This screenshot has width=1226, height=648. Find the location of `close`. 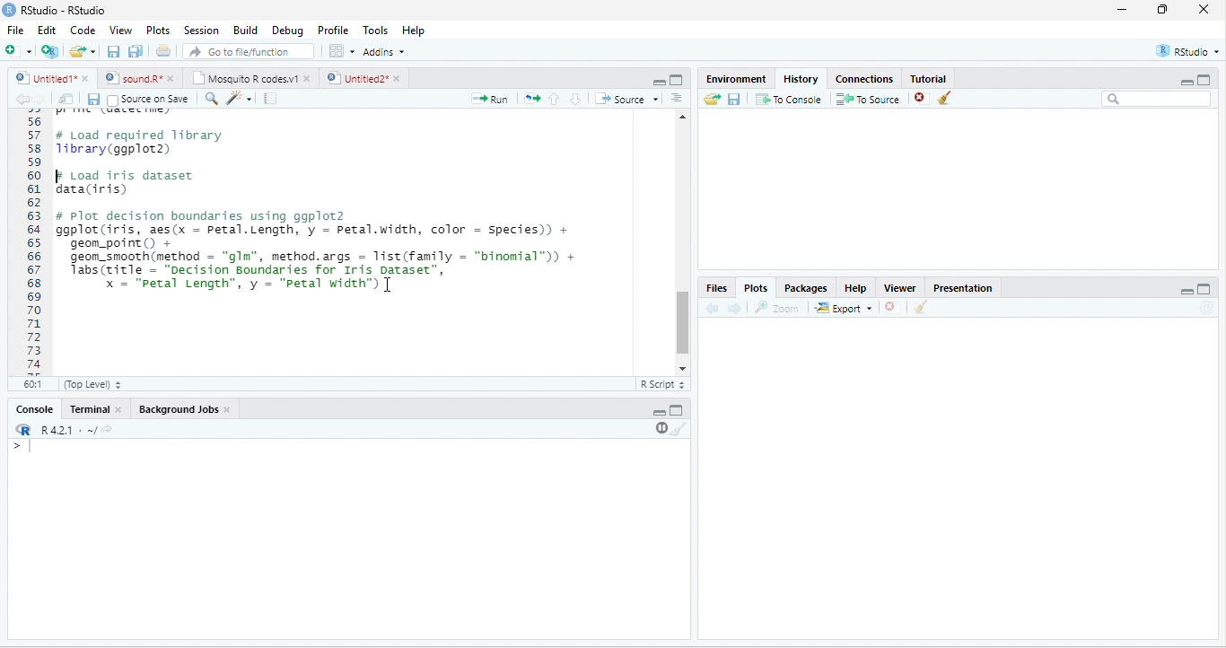

close is located at coordinates (309, 79).